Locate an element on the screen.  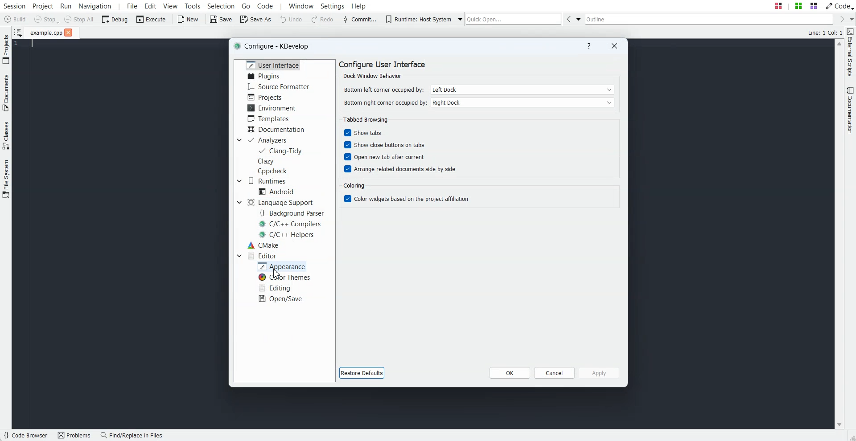
External Scripts is located at coordinates (851, 53).